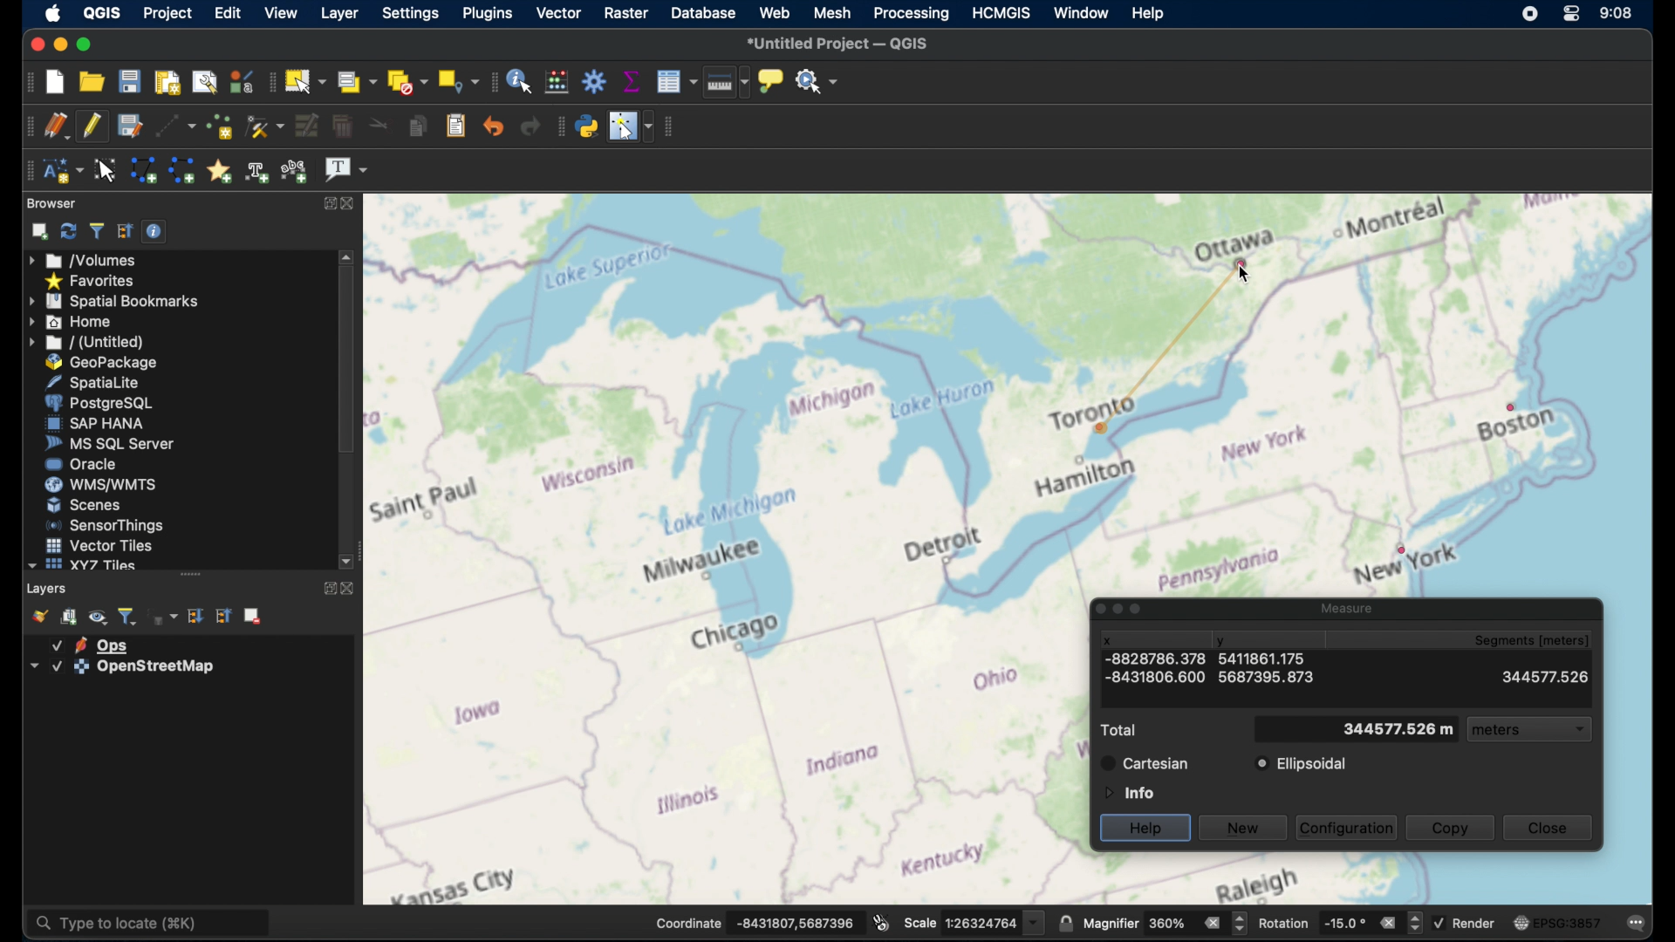 The width and height of the screenshot is (1675, 942). Describe the element at coordinates (347, 256) in the screenshot. I see `scroll up arrow` at that location.